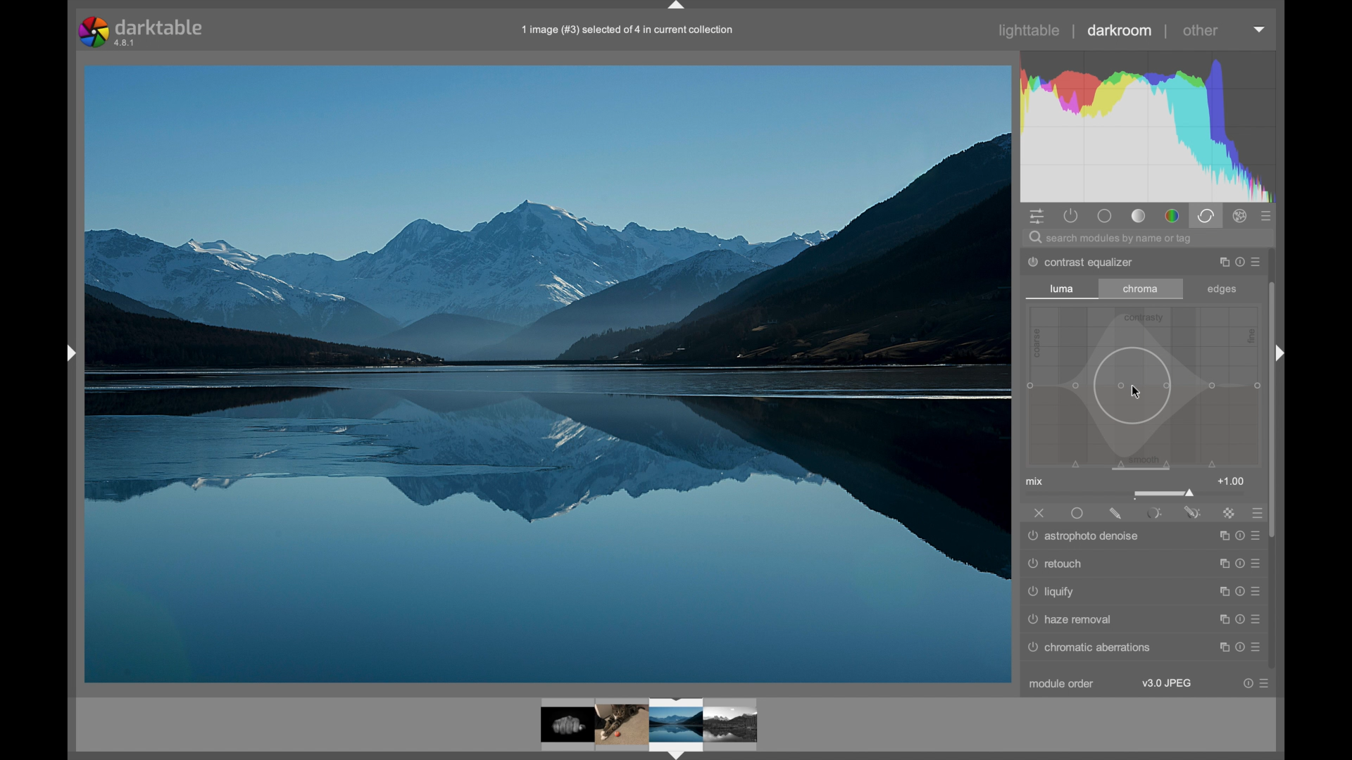  Describe the element at coordinates (1081, 262) in the screenshot. I see `dither posterize` at that location.